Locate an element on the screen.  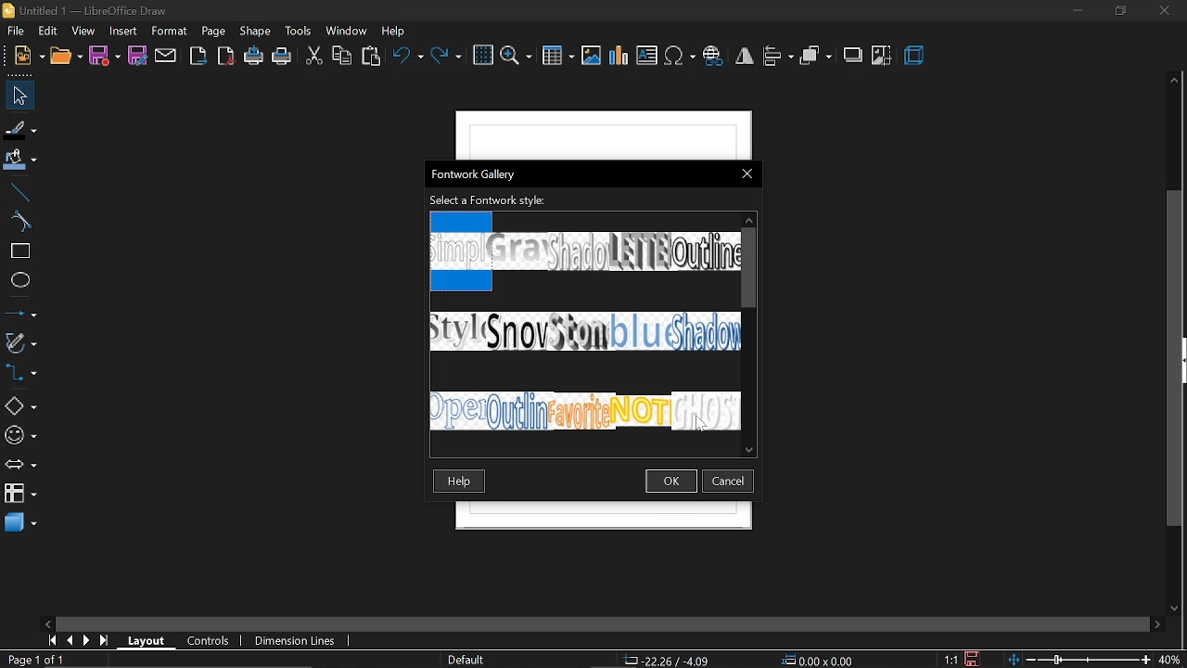
Default is located at coordinates (466, 661).